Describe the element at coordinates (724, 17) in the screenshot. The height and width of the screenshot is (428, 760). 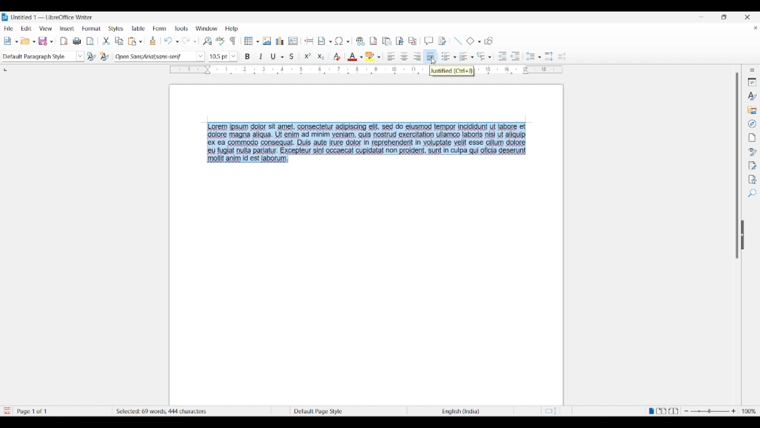
I see `Show interface in a smaller tab` at that location.